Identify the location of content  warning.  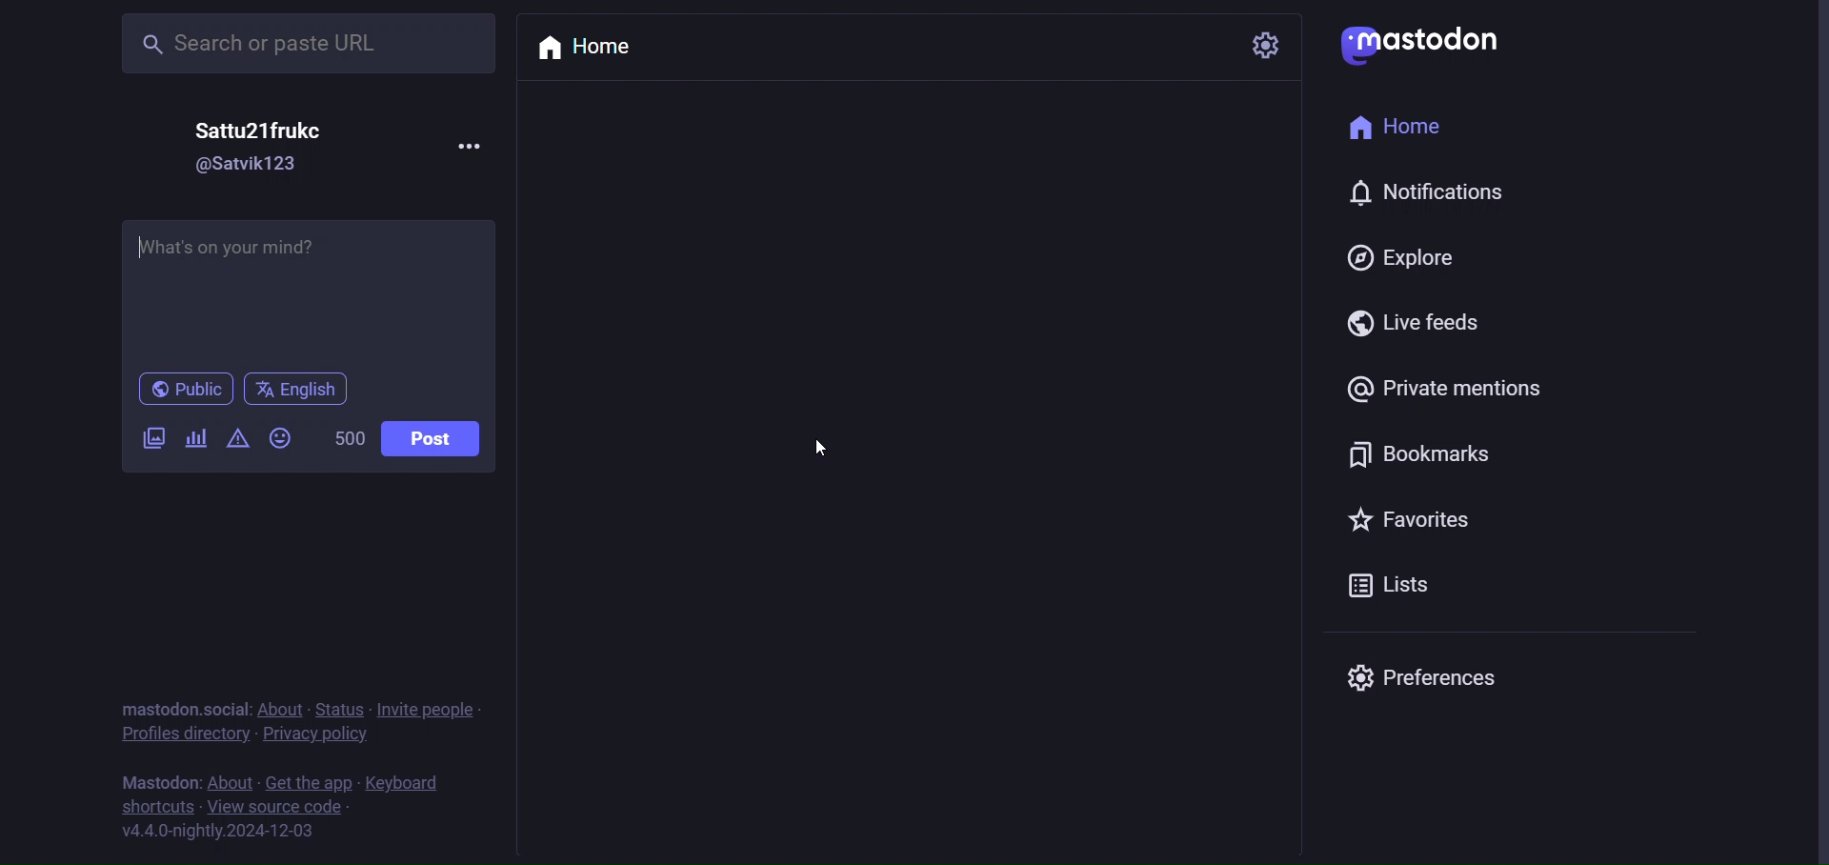
(237, 440).